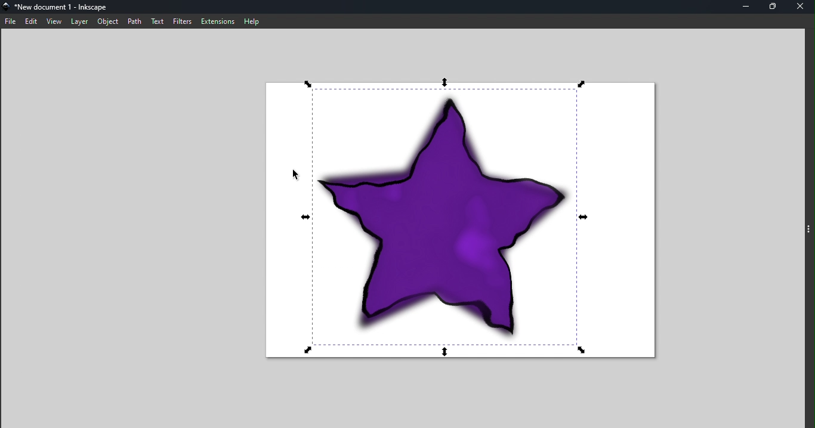 The image size is (815, 428). I want to click on Maximize, so click(772, 7).